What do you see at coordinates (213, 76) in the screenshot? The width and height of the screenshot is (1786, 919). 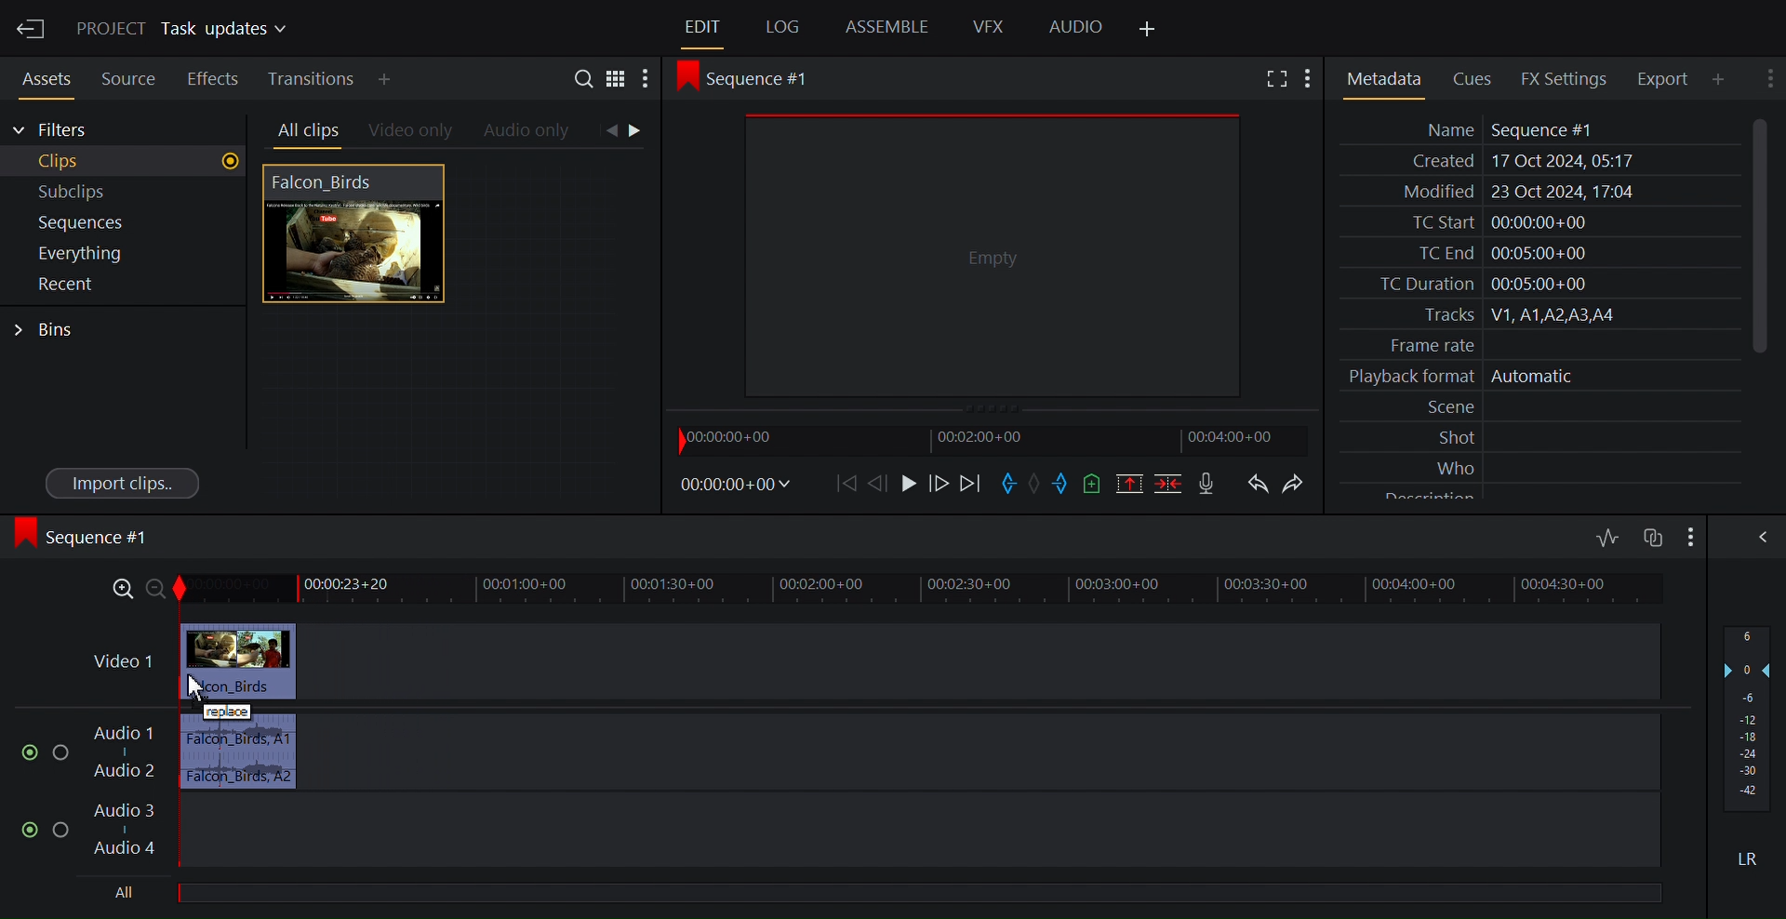 I see `Effects` at bounding box center [213, 76].